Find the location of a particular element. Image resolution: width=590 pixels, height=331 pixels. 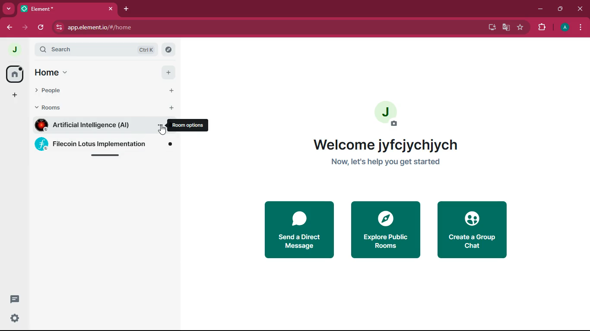

people is located at coordinates (58, 92).